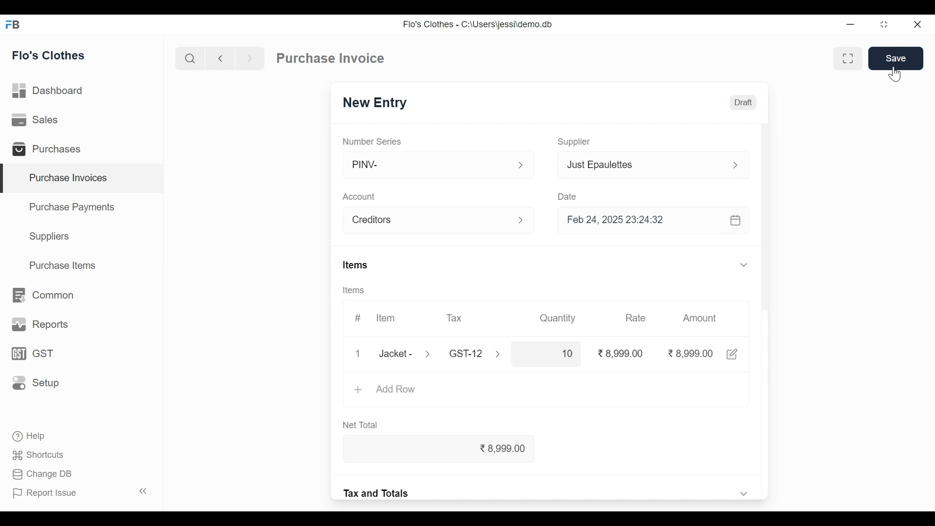 The height and width of the screenshot is (526, 935). Describe the element at coordinates (249, 58) in the screenshot. I see `Navigate forward` at that location.